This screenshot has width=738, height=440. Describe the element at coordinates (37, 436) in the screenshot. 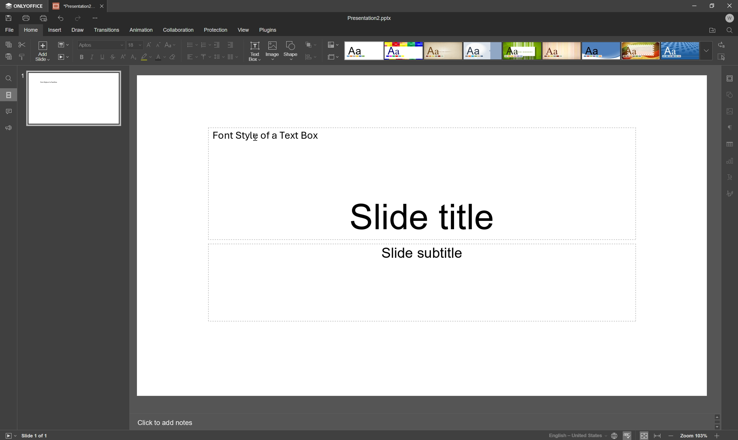

I see `Slide 1 of 1` at that location.